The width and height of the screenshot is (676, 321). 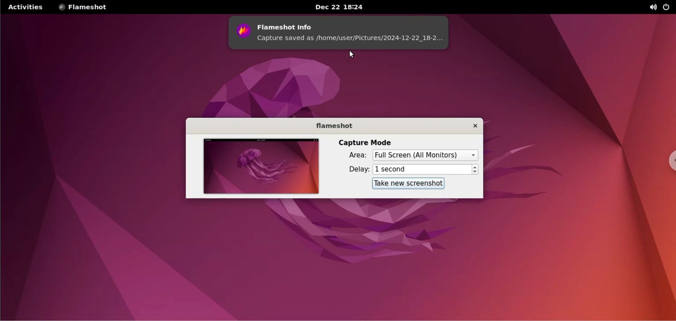 What do you see at coordinates (241, 33) in the screenshot?
I see `flameshot logo` at bounding box center [241, 33].